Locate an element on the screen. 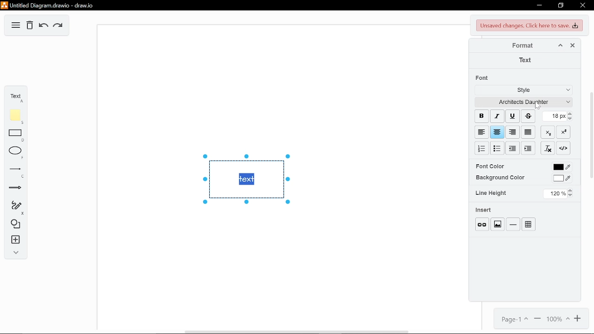 This screenshot has height=334, width=594. html is located at coordinates (563, 148).